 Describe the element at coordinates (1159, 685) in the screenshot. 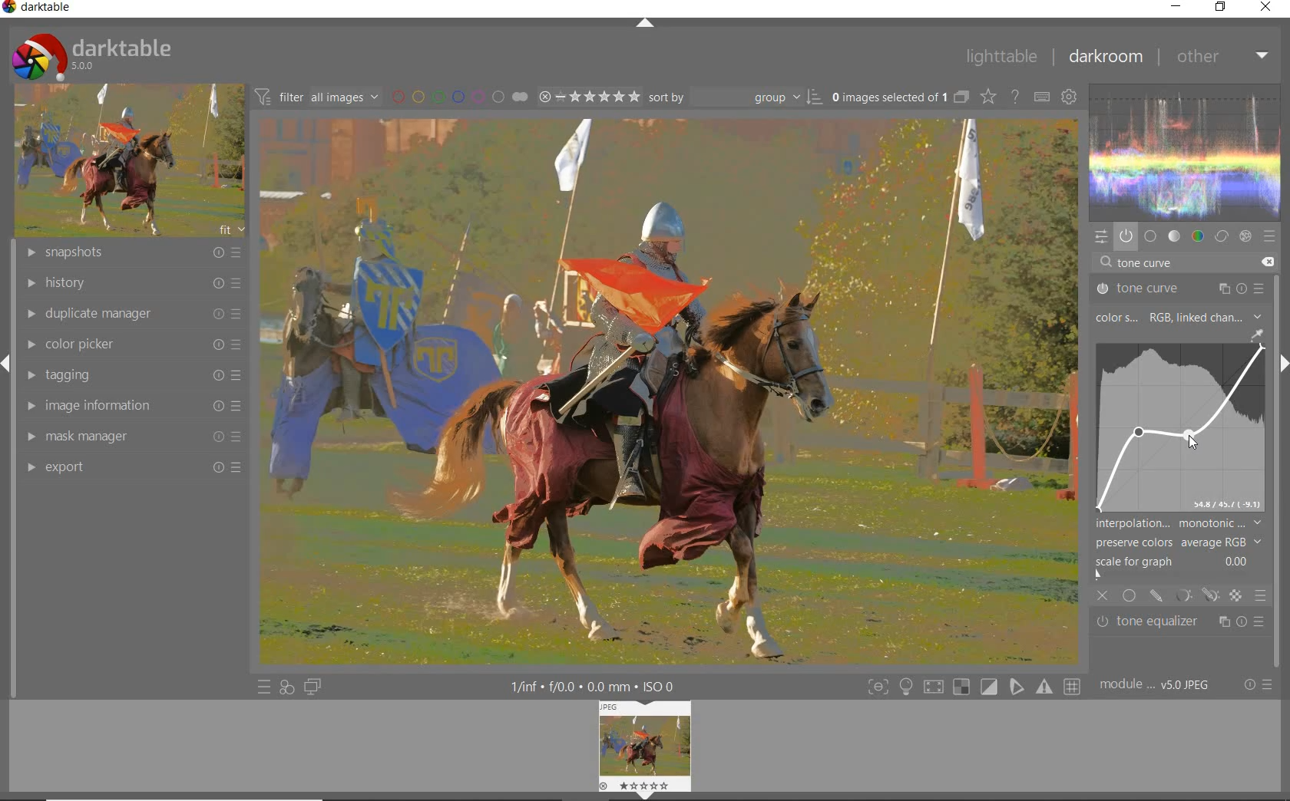

I see `module... v5.0 JPEG` at that location.